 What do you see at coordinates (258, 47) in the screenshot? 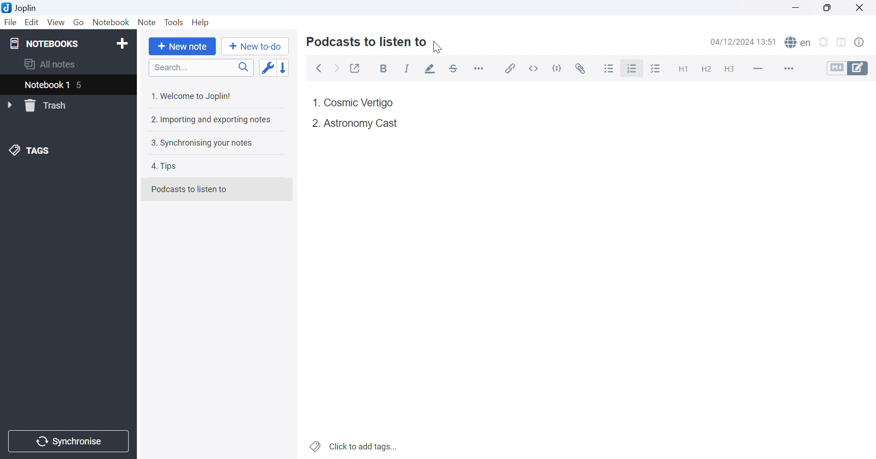
I see `New to-do` at bounding box center [258, 47].